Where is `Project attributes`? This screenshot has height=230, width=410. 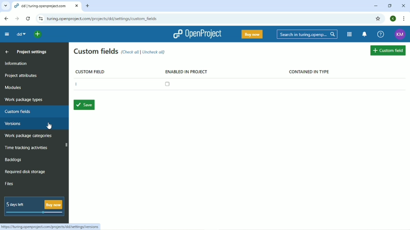 Project attributes is located at coordinates (22, 76).